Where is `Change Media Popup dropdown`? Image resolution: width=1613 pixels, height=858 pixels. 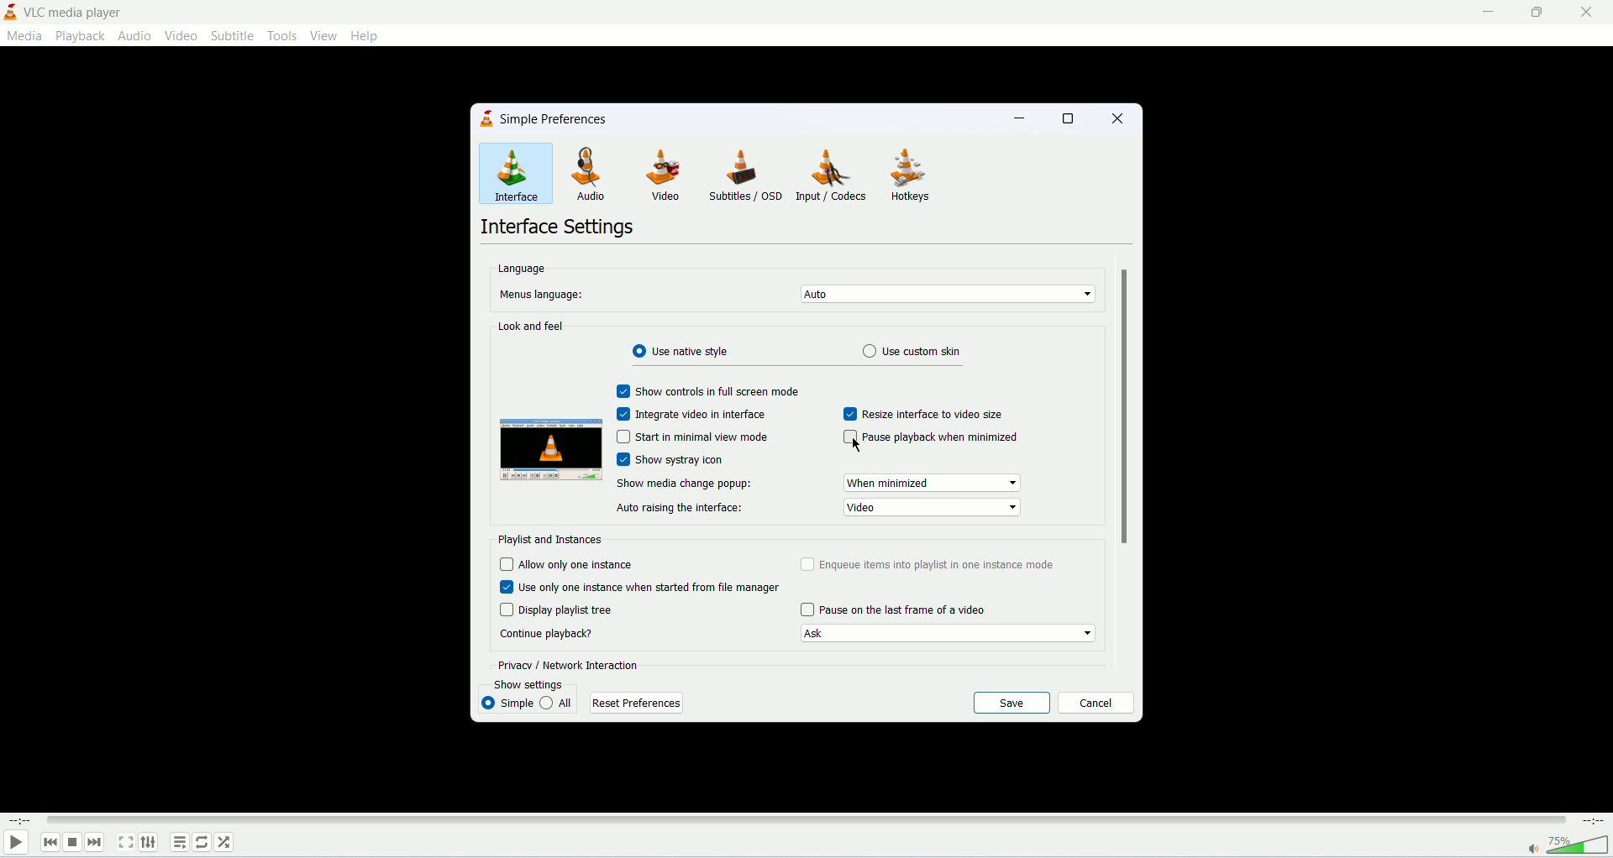
Change Media Popup dropdown is located at coordinates (934, 483).